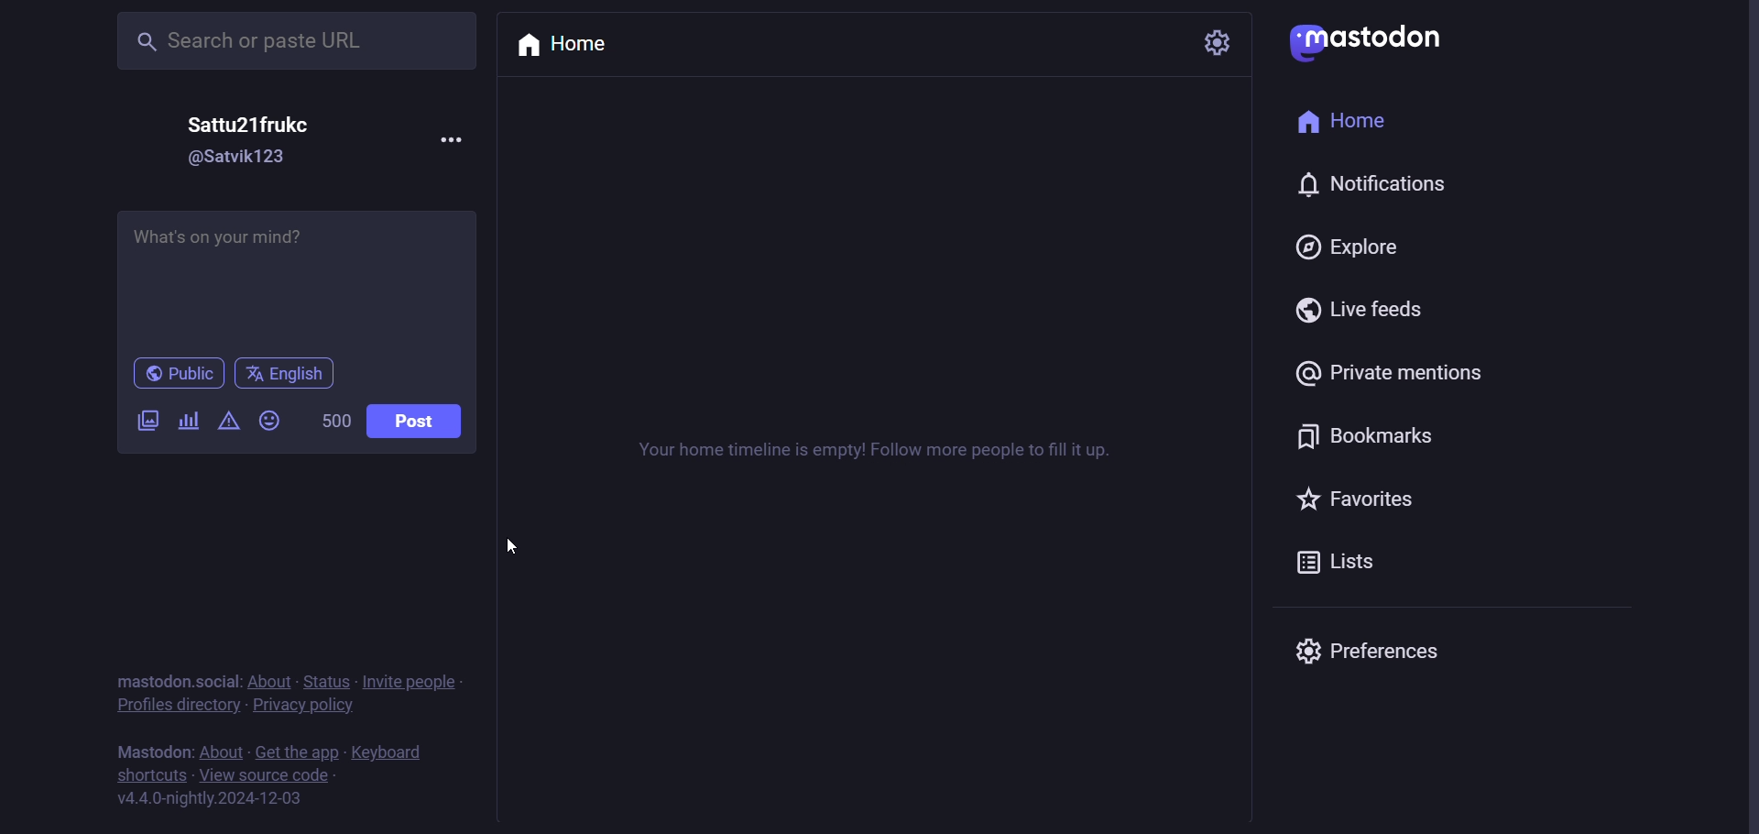 This screenshot has width=1759, height=834. I want to click on notification, so click(1375, 187).